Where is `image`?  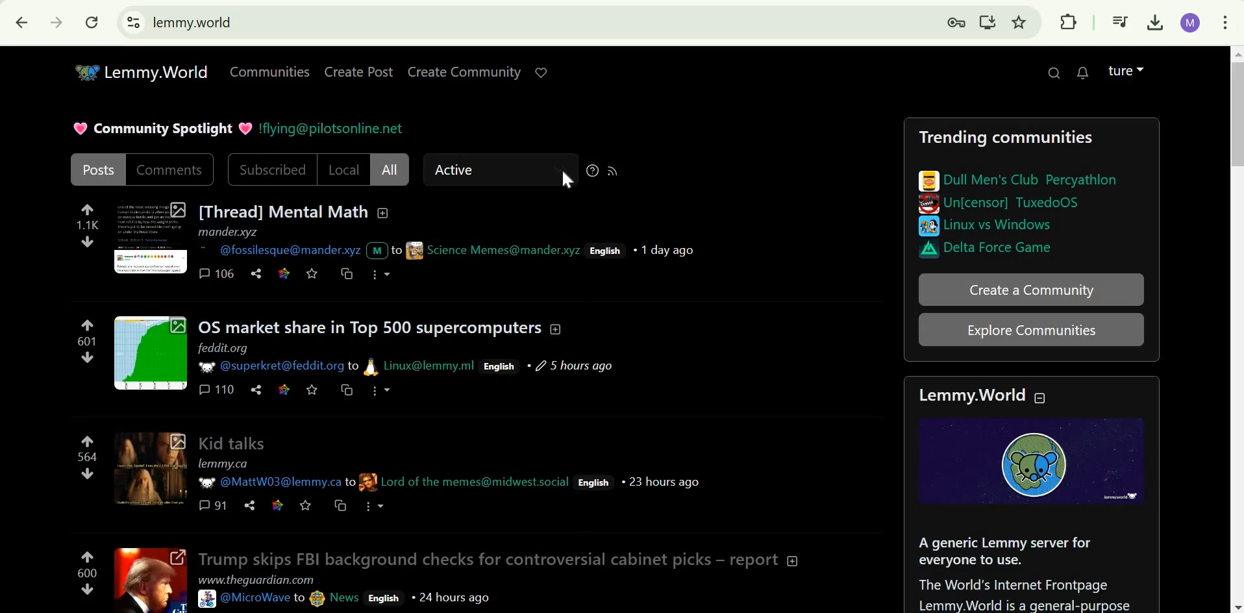 image is located at coordinates (927, 205).